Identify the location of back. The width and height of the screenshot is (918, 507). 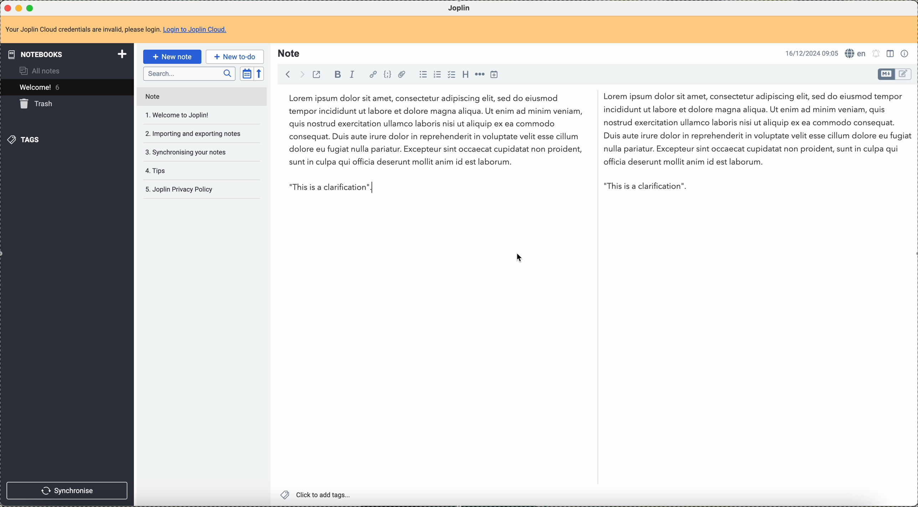
(286, 74).